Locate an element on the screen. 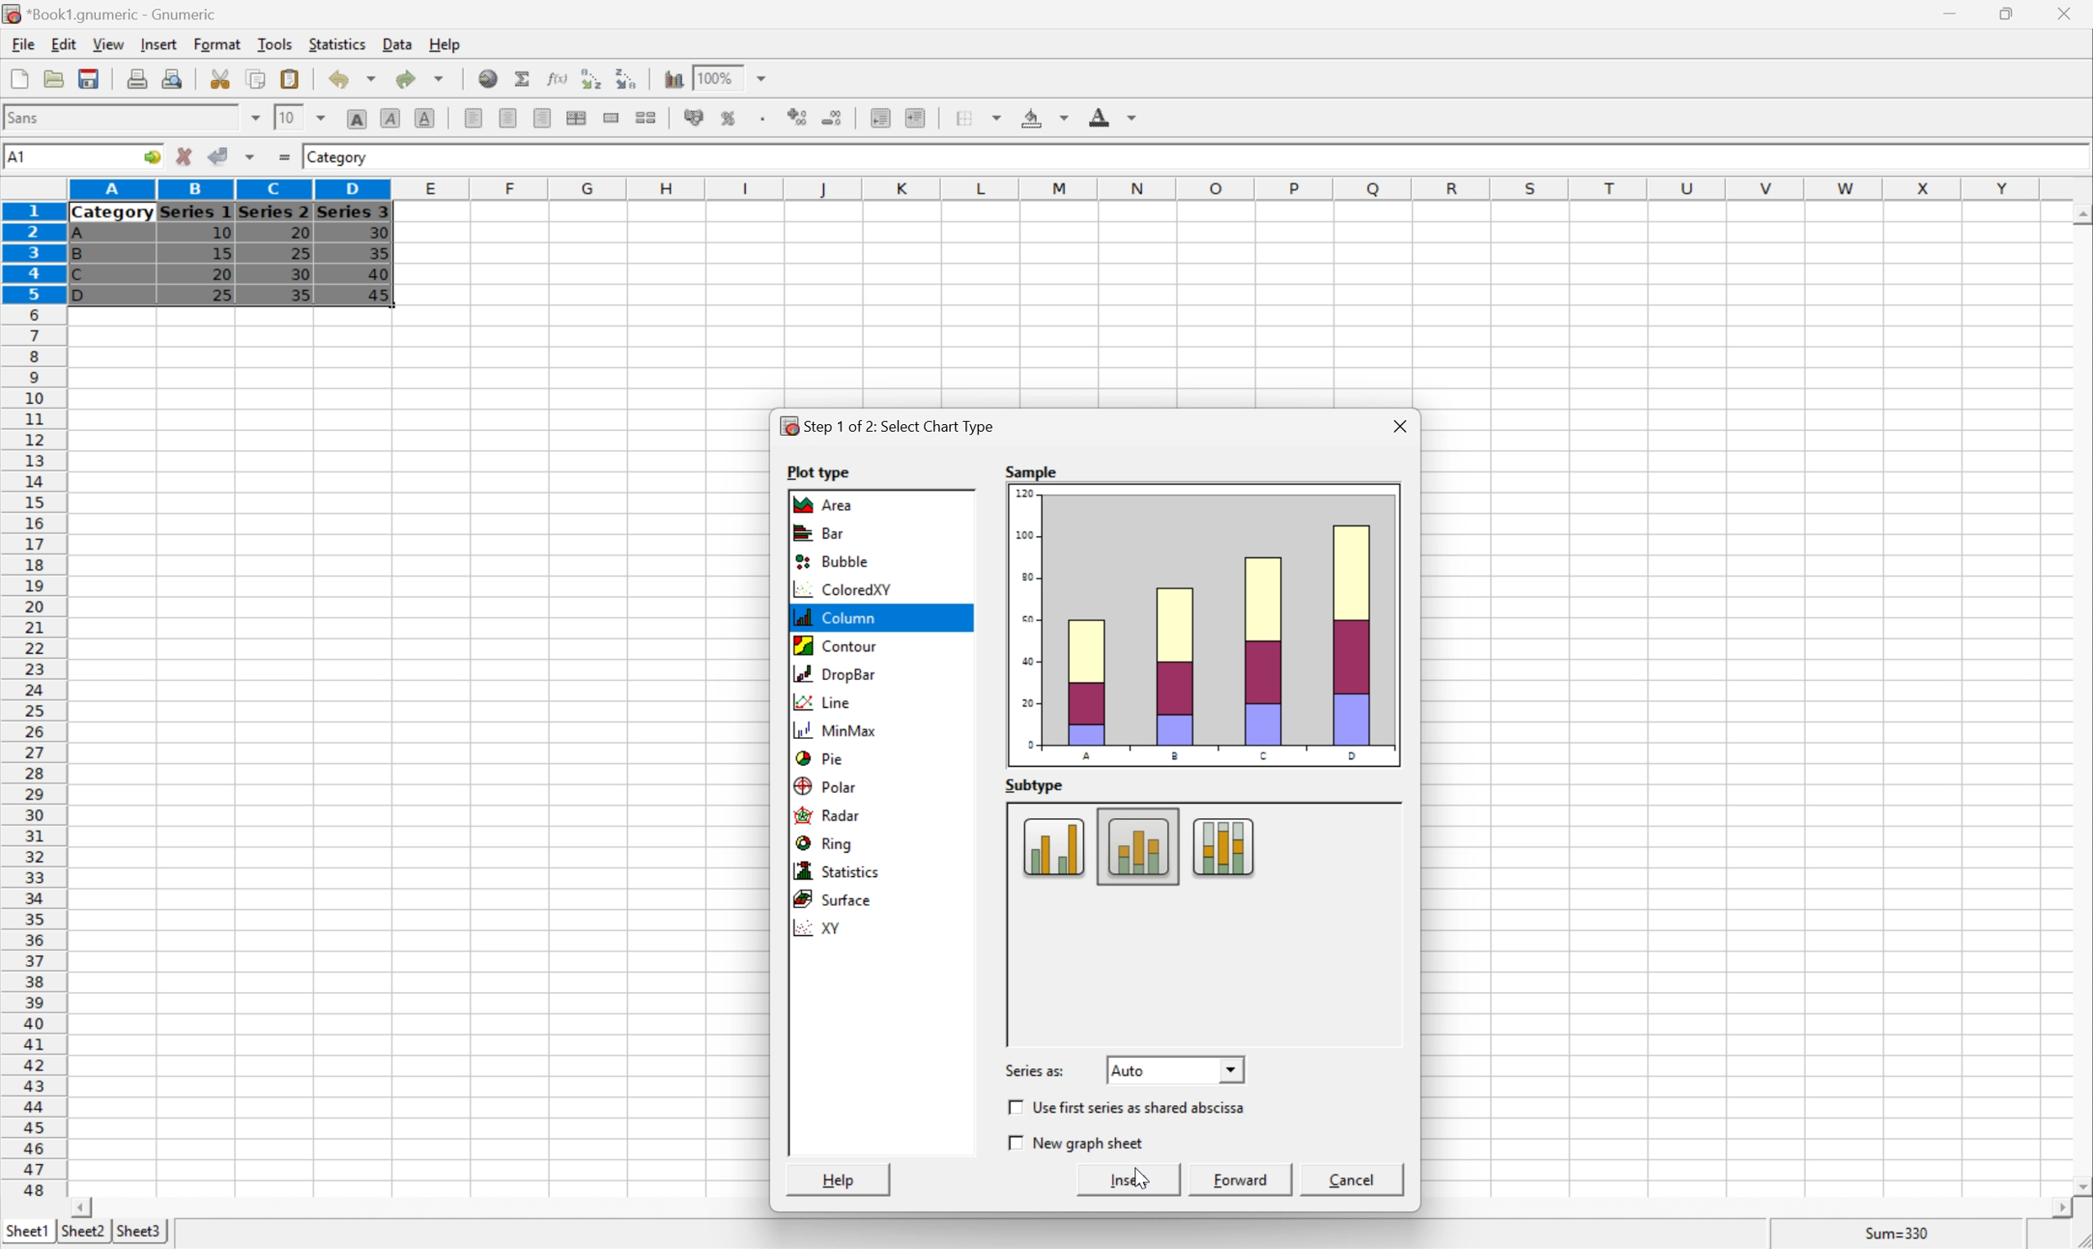  Column subtype is located at coordinates (1139, 846).